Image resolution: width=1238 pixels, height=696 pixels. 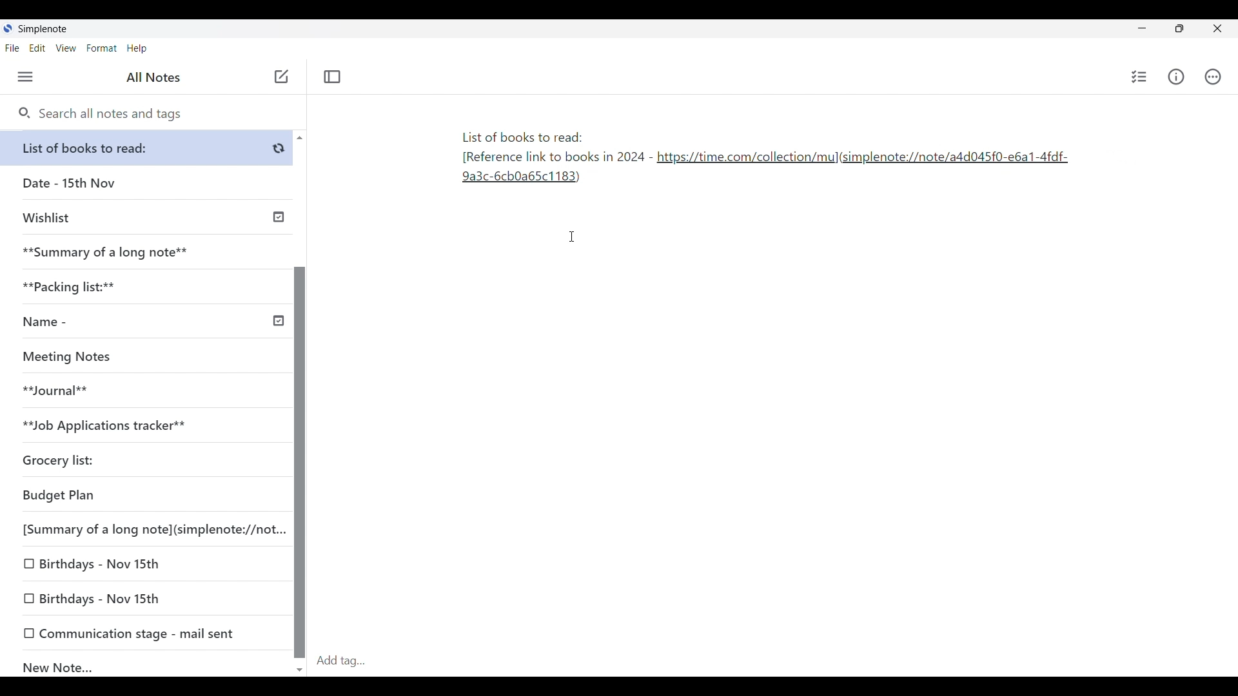 I want to click on **Journal**, so click(x=142, y=391).